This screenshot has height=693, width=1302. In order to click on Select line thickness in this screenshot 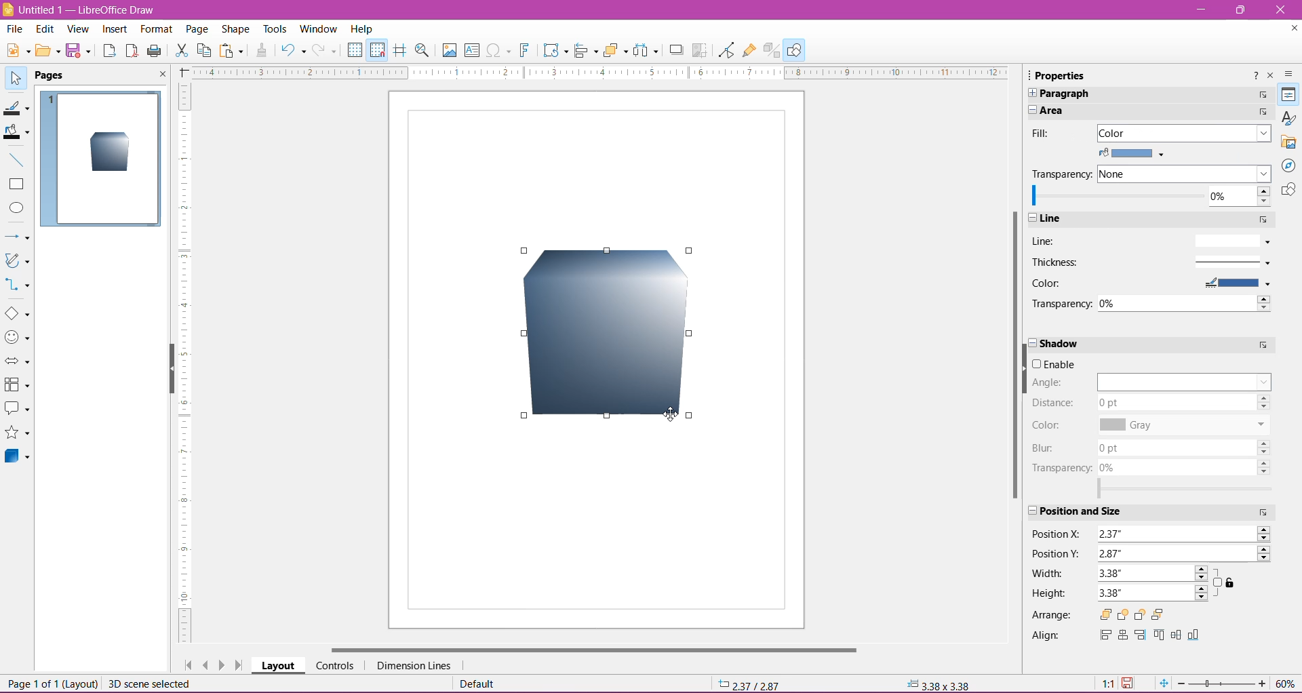, I will do `click(1231, 262)`.